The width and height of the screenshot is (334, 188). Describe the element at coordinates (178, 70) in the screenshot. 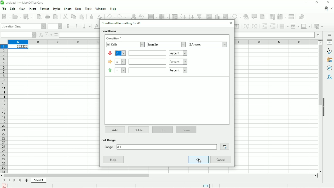

I see `percent` at that location.